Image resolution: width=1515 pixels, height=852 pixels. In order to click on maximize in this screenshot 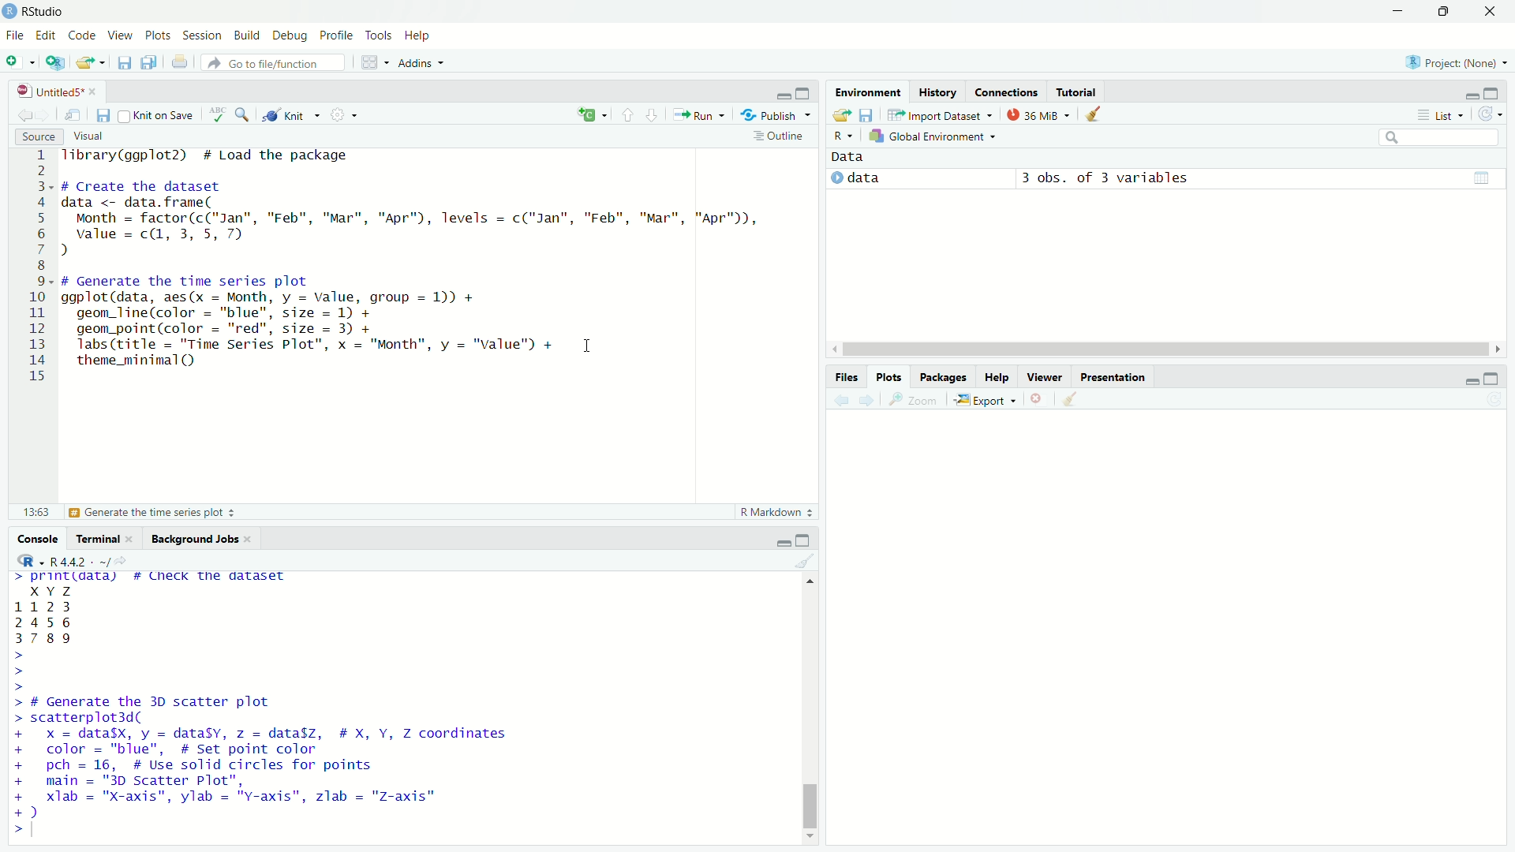, I will do `click(803, 92)`.